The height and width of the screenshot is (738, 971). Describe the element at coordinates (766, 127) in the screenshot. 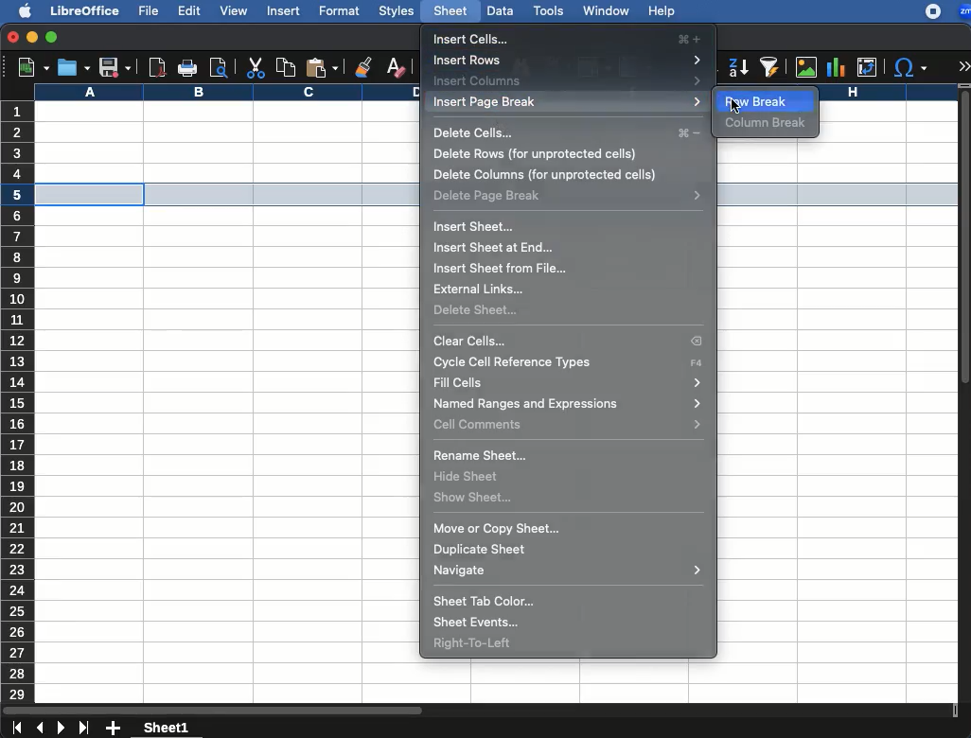

I see `column break` at that location.